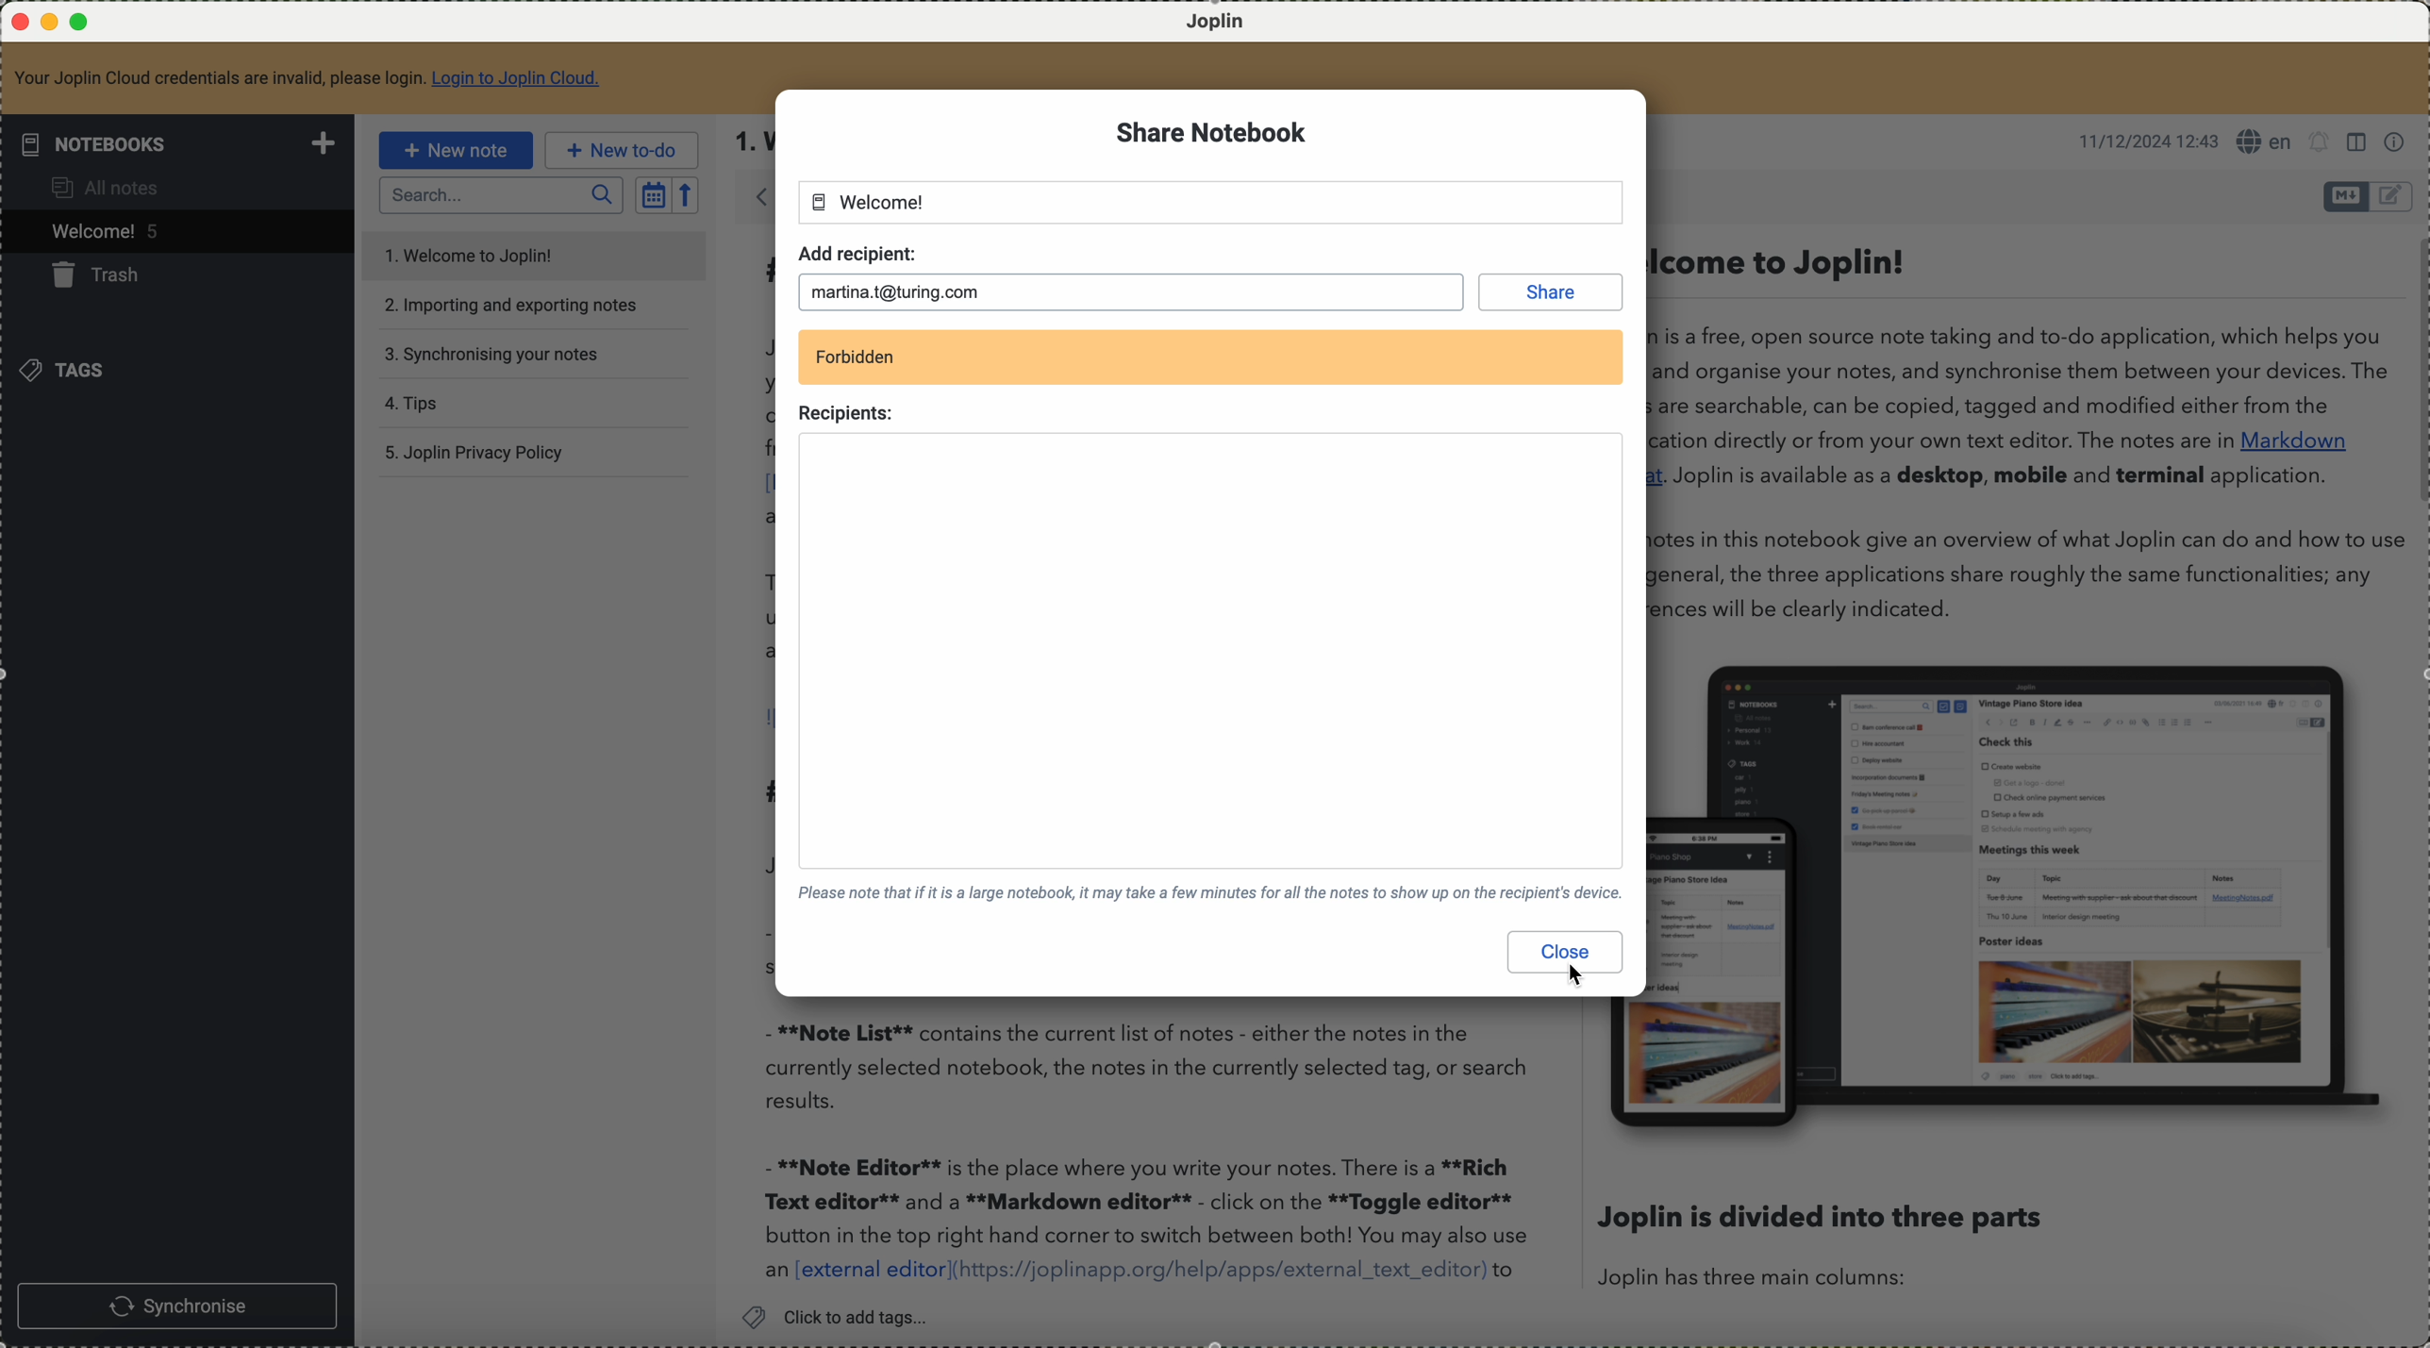 Image resolution: width=2430 pixels, height=1348 pixels. What do you see at coordinates (2415, 374) in the screenshot?
I see `scroll bar` at bounding box center [2415, 374].